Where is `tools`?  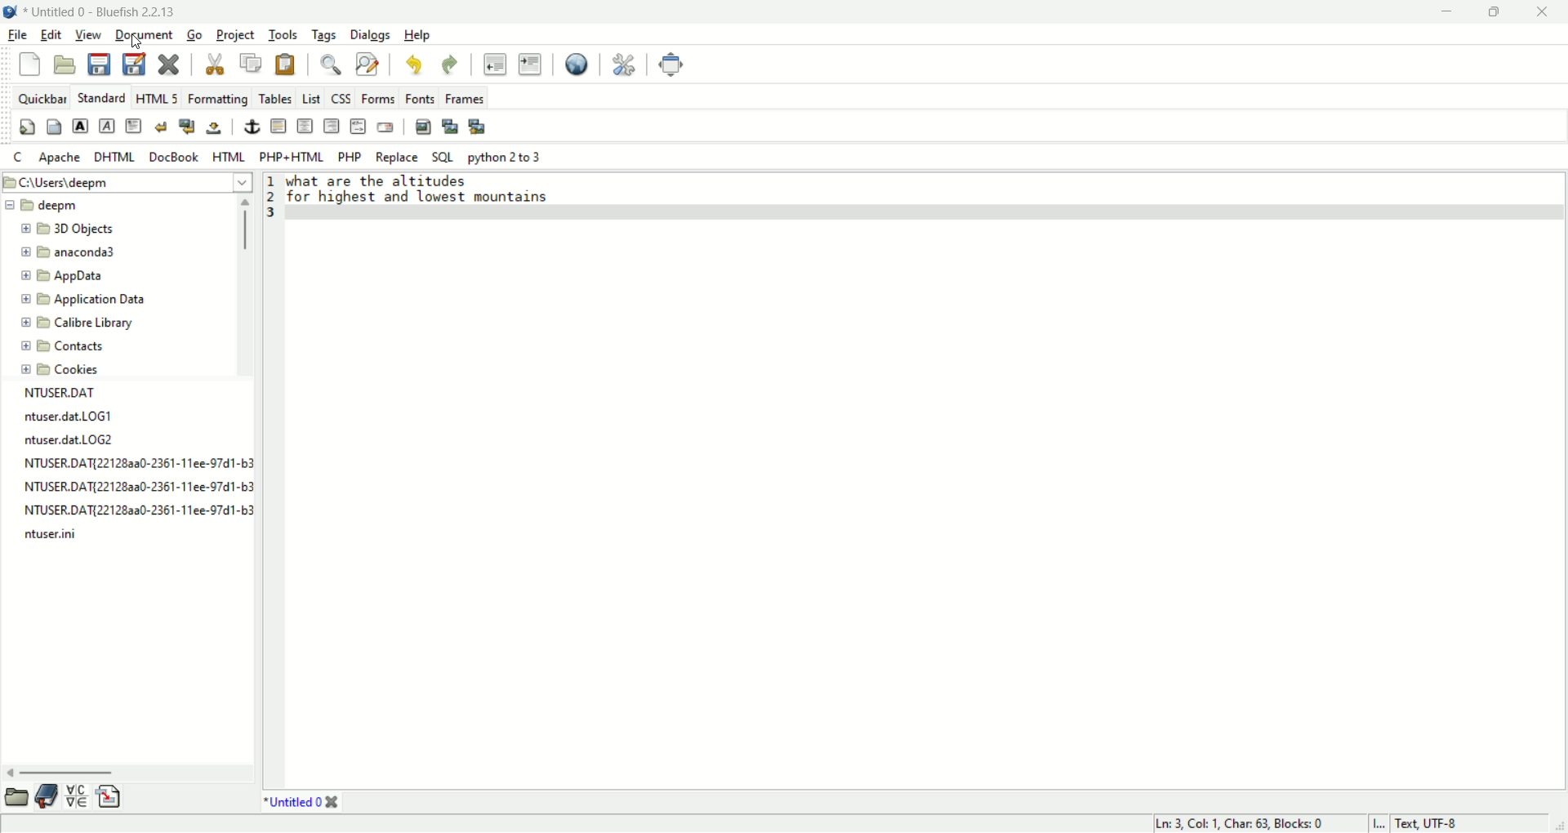 tools is located at coordinates (284, 36).